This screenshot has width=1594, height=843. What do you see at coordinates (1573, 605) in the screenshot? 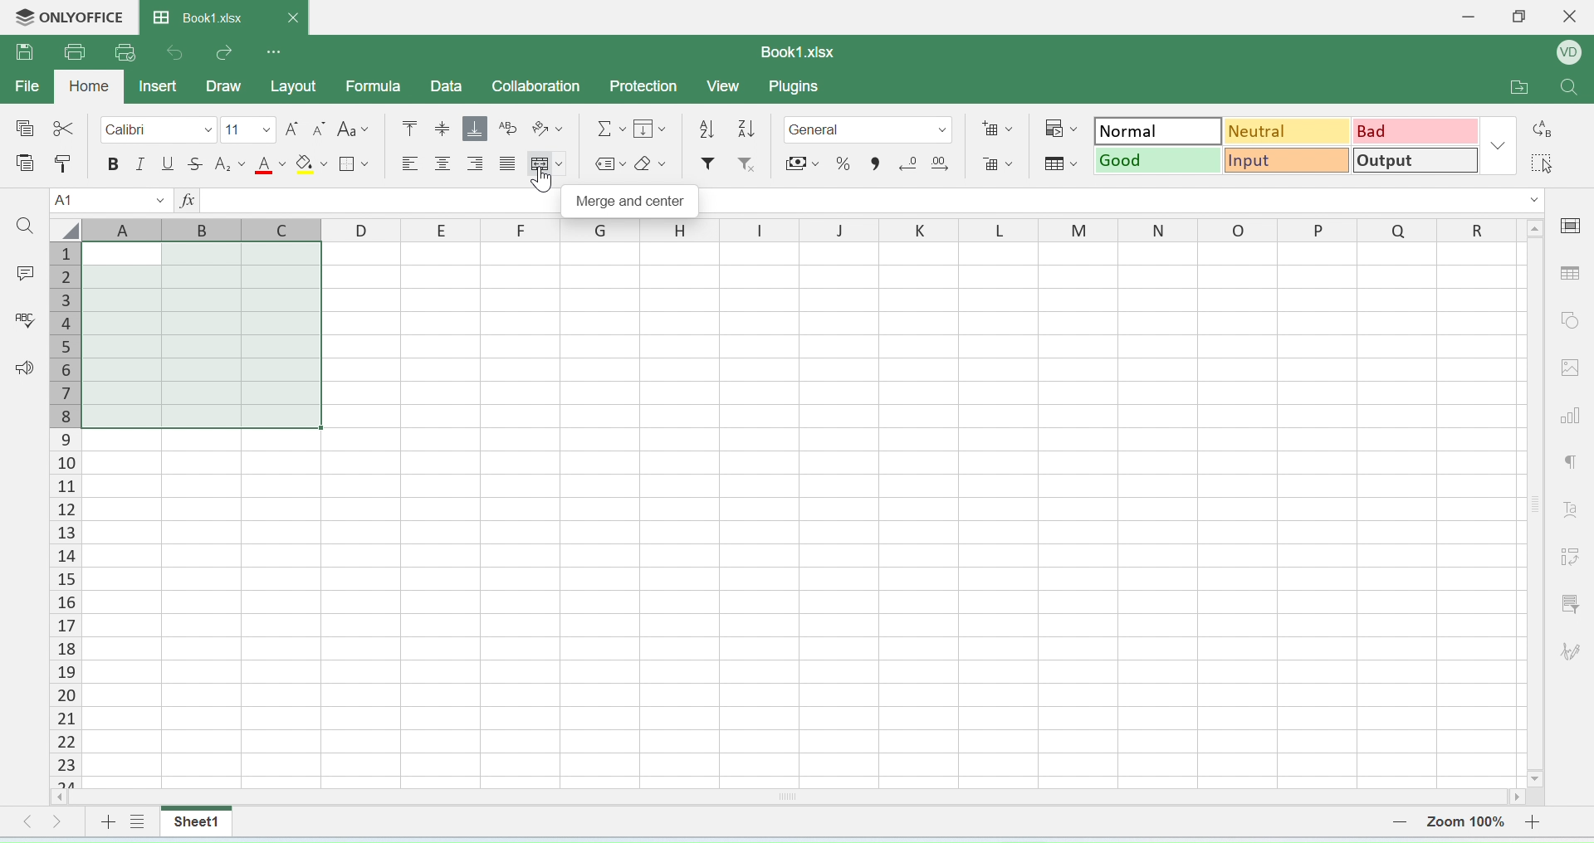
I see `filter` at bounding box center [1573, 605].